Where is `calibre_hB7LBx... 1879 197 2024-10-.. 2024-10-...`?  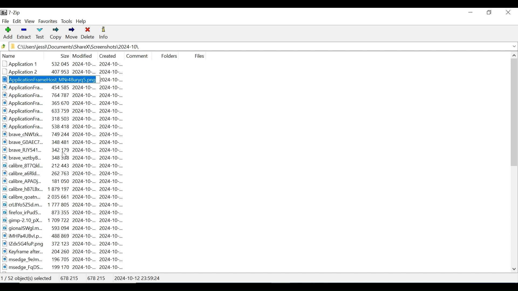 calibre_hB7LBx... 1879 197 2024-10-.. 2024-10-... is located at coordinates (67, 189).